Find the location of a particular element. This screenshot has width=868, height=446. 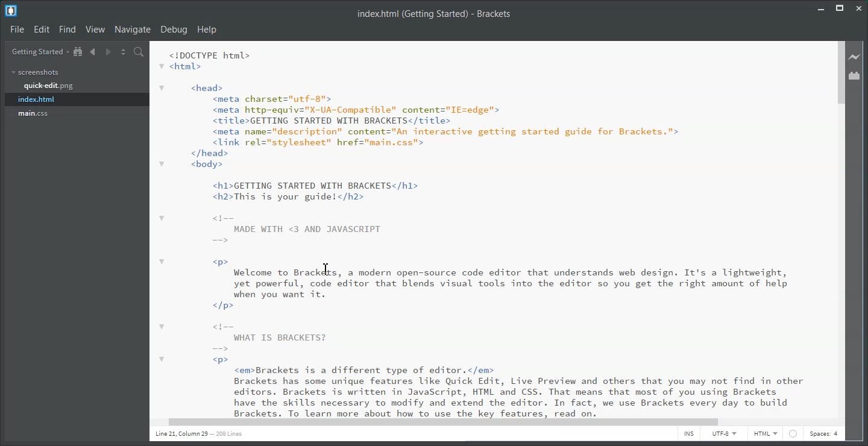

Debug is located at coordinates (174, 30).